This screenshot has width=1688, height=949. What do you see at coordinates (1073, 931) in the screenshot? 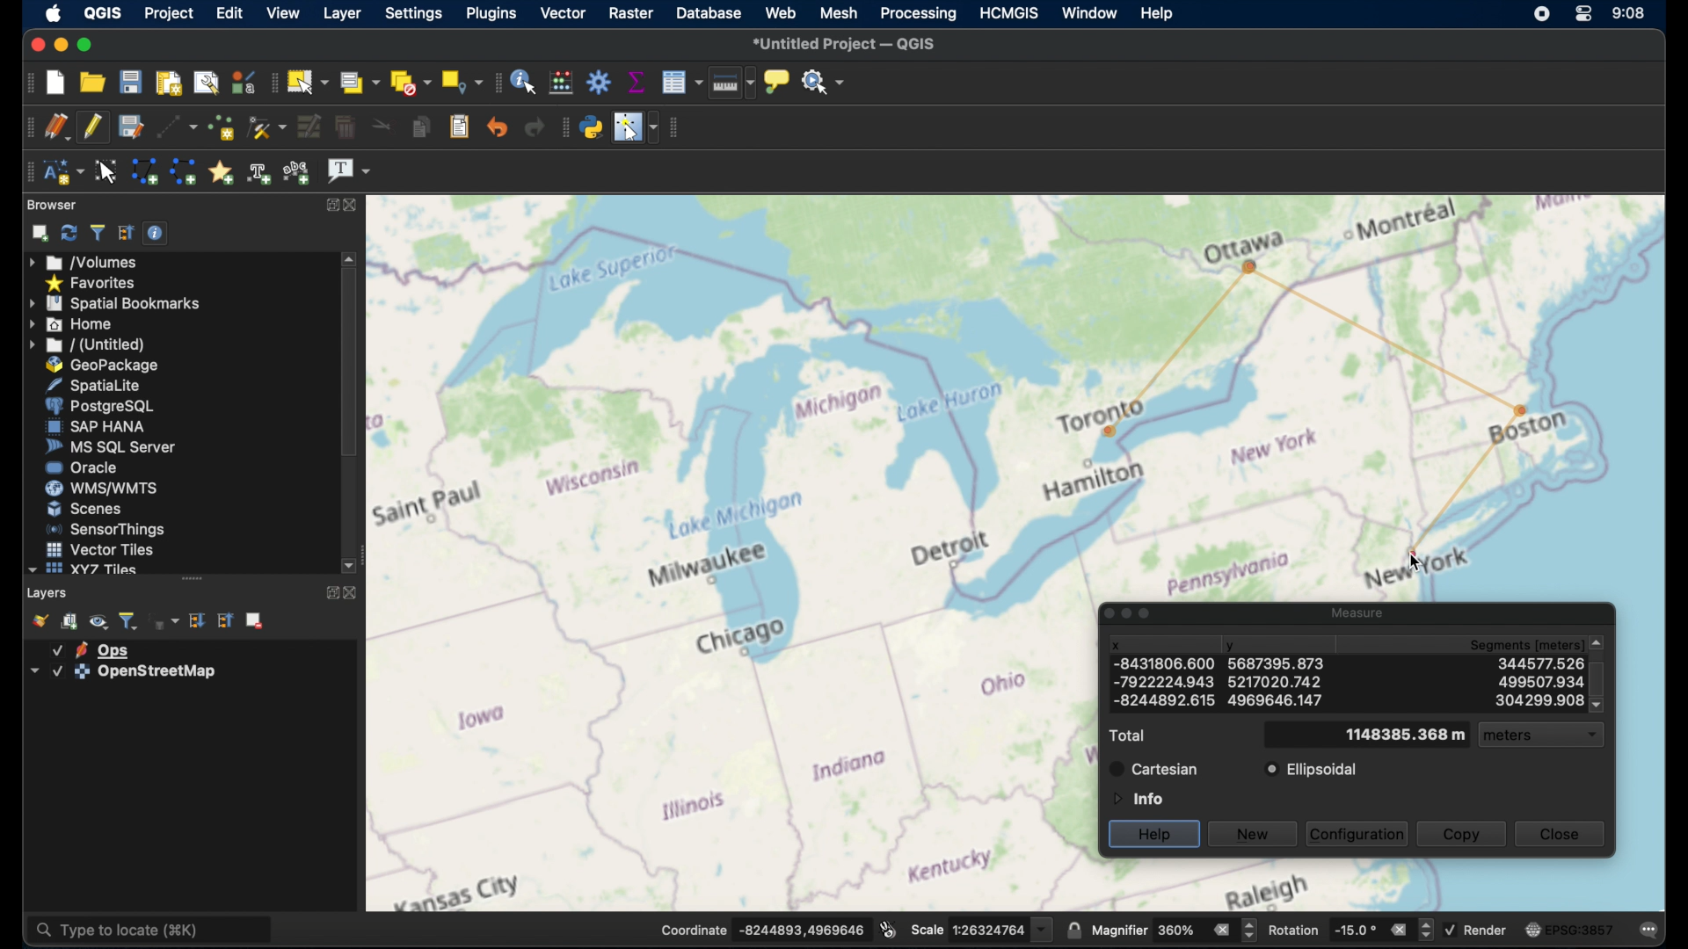
I see `lock scale to use magnifier` at bounding box center [1073, 931].